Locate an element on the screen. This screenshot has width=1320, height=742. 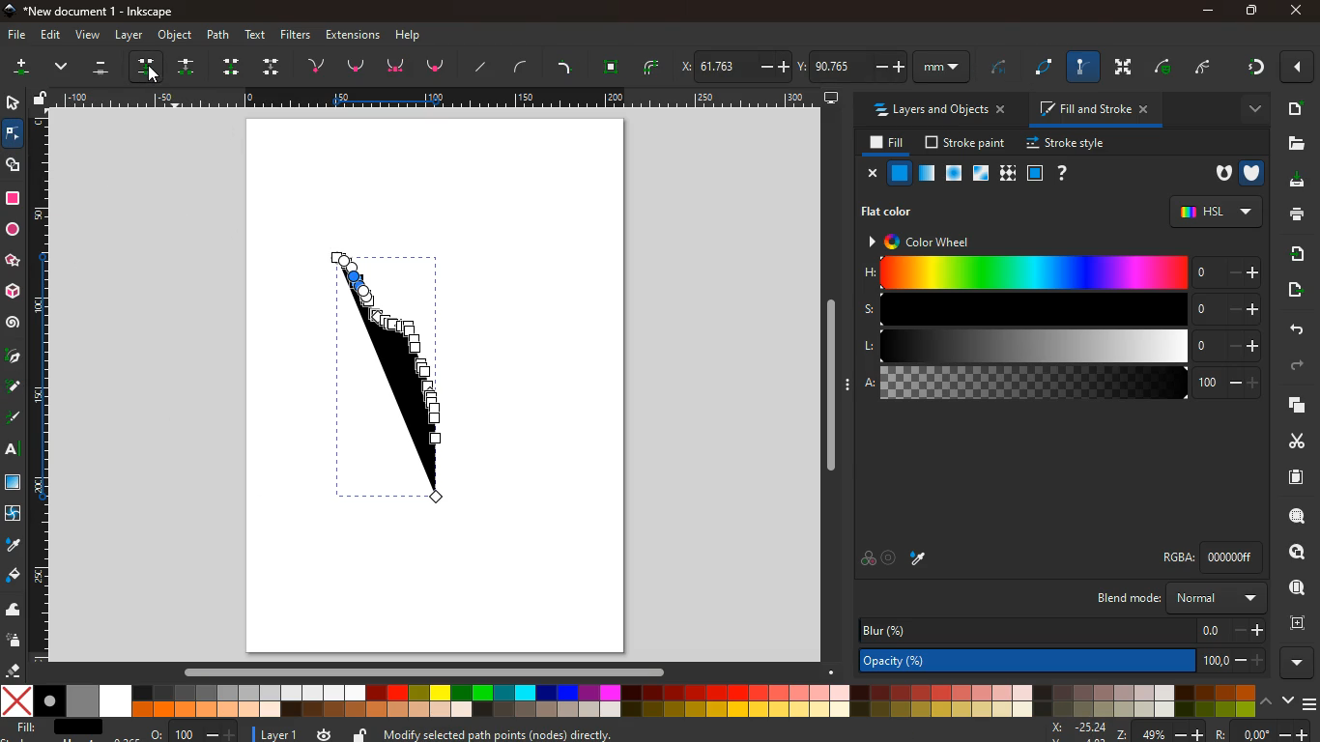
stroke style is located at coordinates (1069, 144).